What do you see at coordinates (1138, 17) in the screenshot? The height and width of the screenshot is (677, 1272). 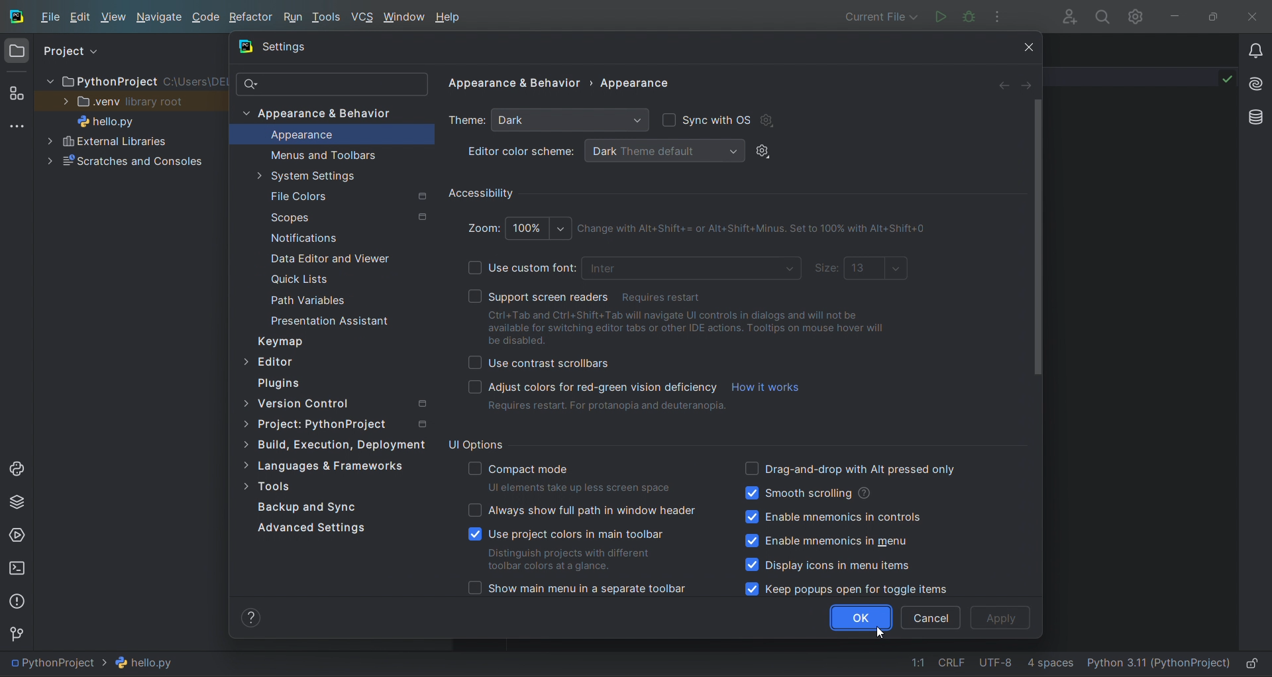 I see `settings` at bounding box center [1138, 17].